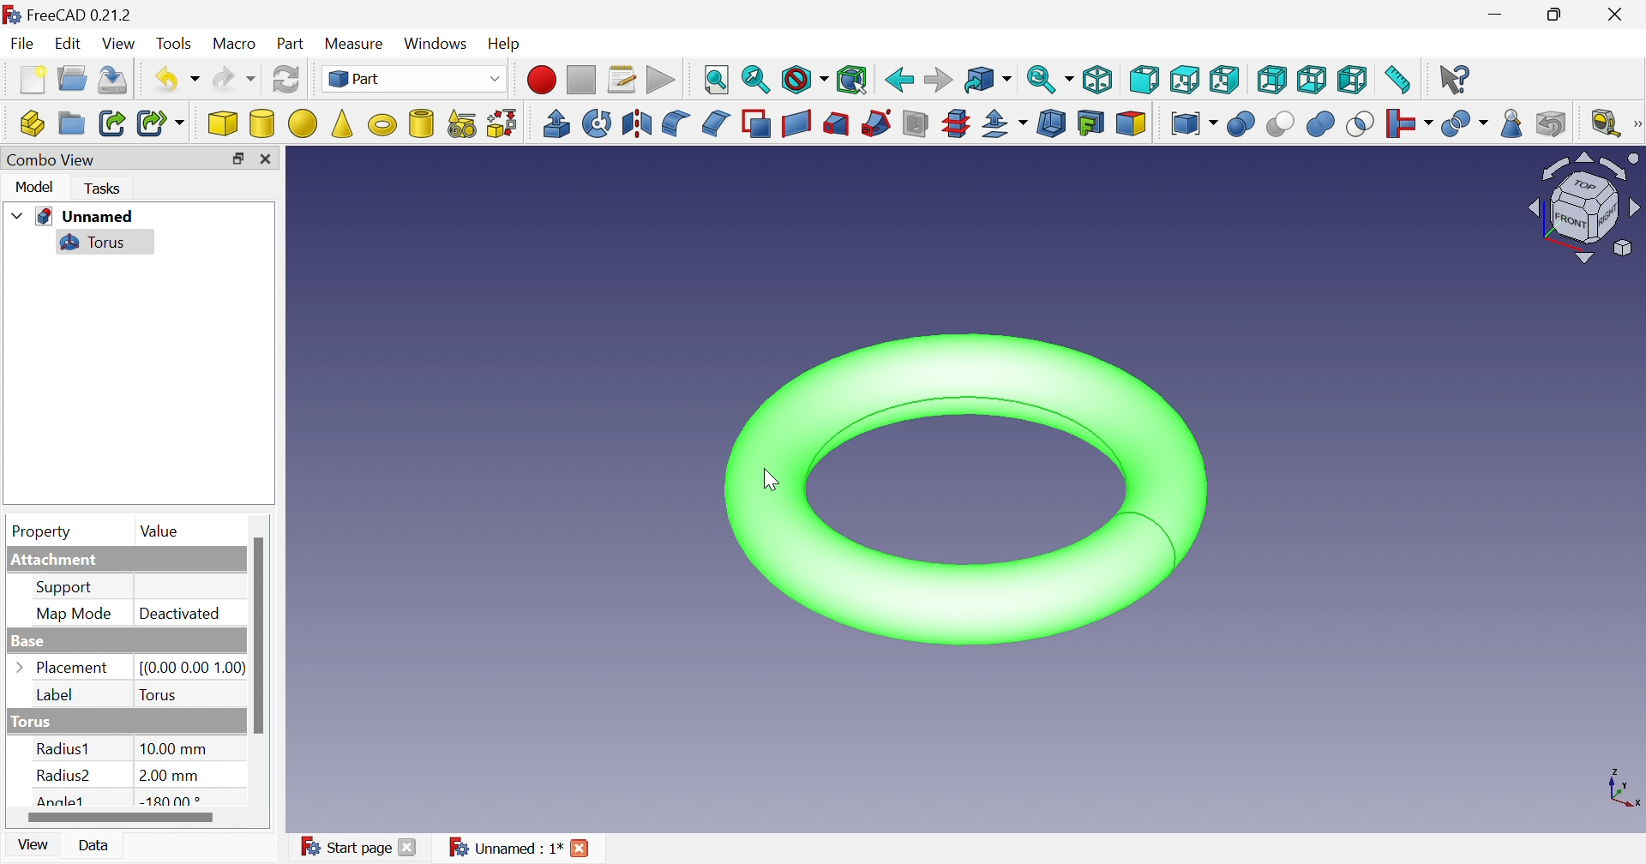 The width and height of the screenshot is (1646, 864). Describe the element at coordinates (69, 44) in the screenshot. I see `Edit` at that location.